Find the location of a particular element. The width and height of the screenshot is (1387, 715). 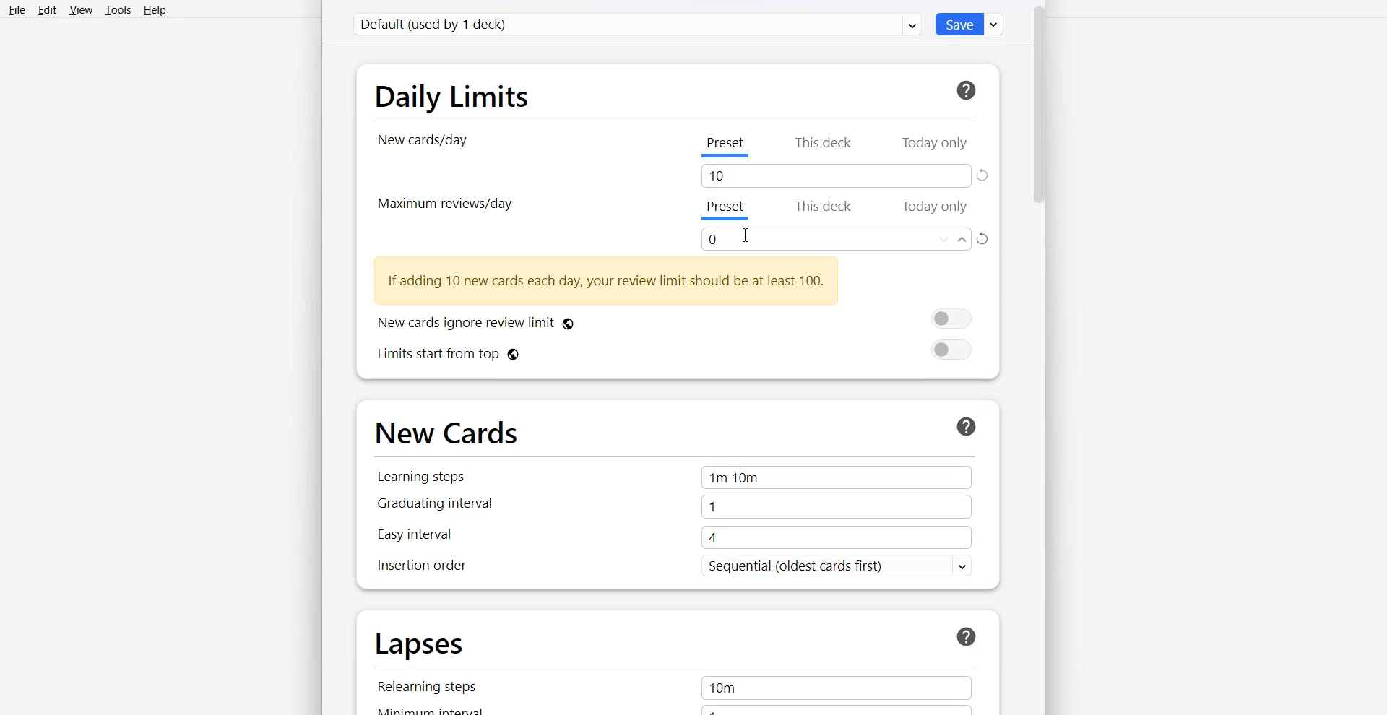

Help is located at coordinates (965, 425).